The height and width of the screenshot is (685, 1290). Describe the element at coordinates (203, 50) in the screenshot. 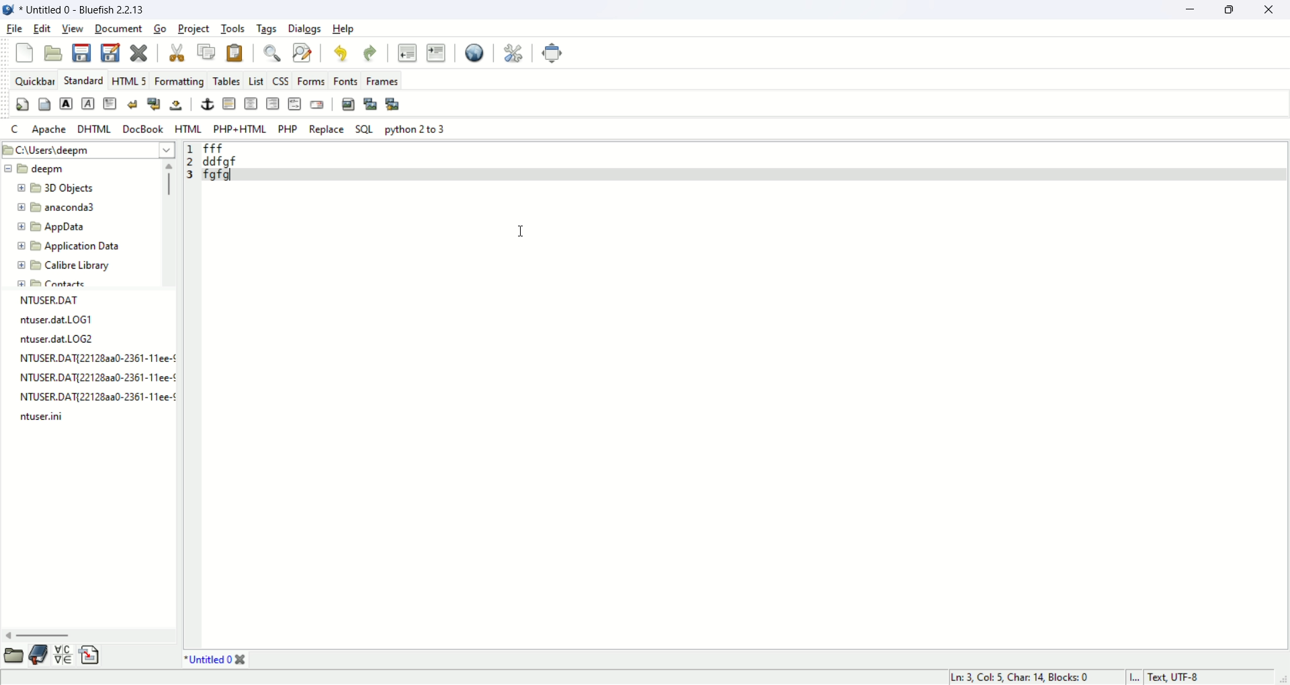

I see `copy` at that location.